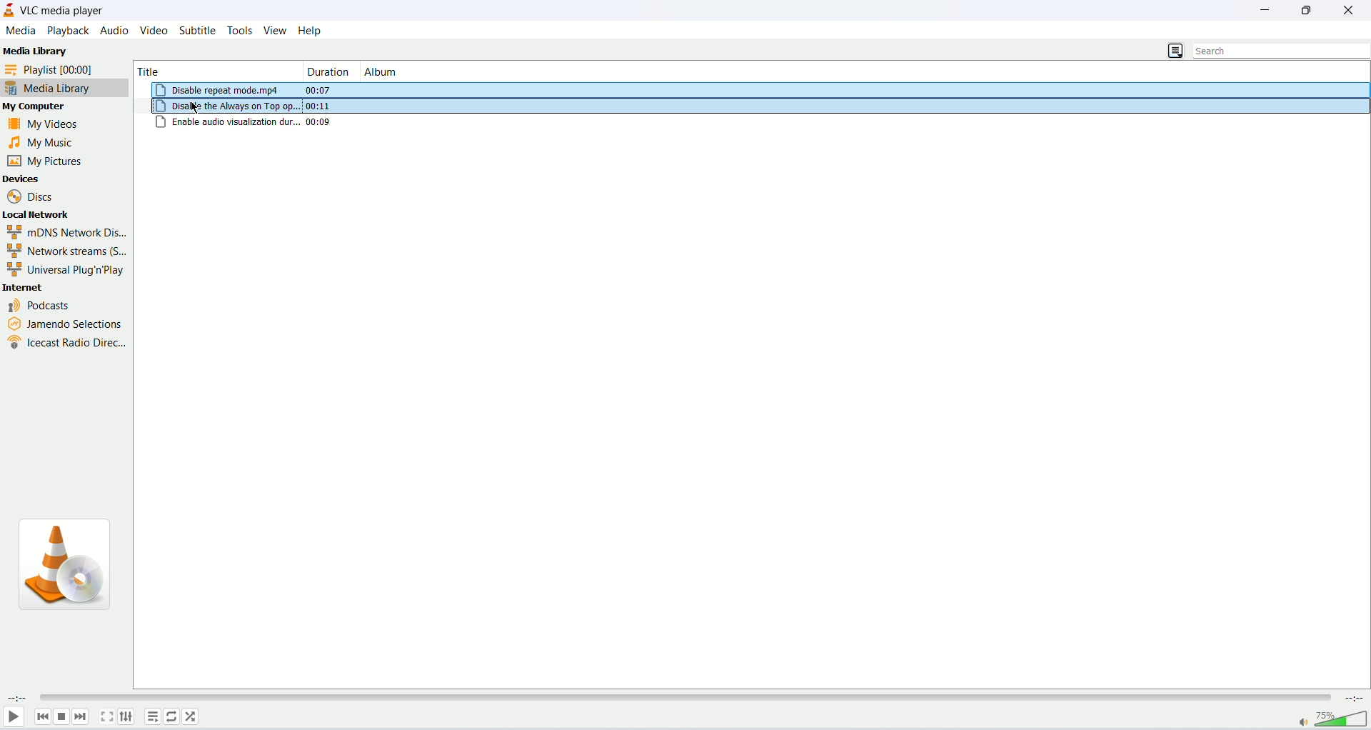 Image resolution: width=1371 pixels, height=730 pixels. I want to click on previous, so click(43, 716).